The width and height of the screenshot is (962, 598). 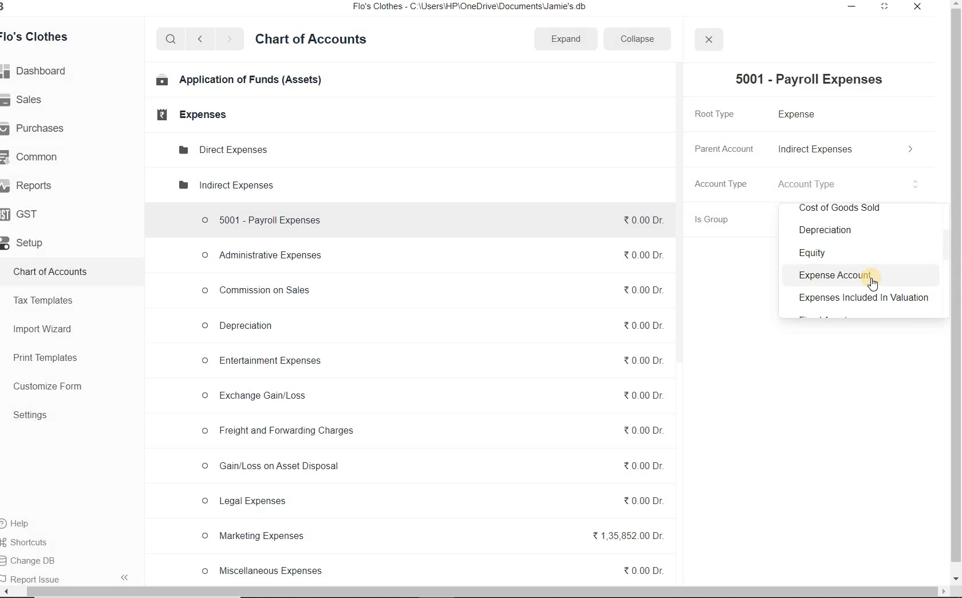 I want to click on © Miscellaneous Expenses %0.00Dr., so click(x=432, y=571).